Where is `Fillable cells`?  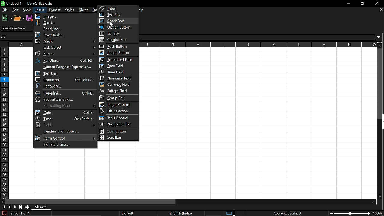
Fillable cells is located at coordinates (205, 174).